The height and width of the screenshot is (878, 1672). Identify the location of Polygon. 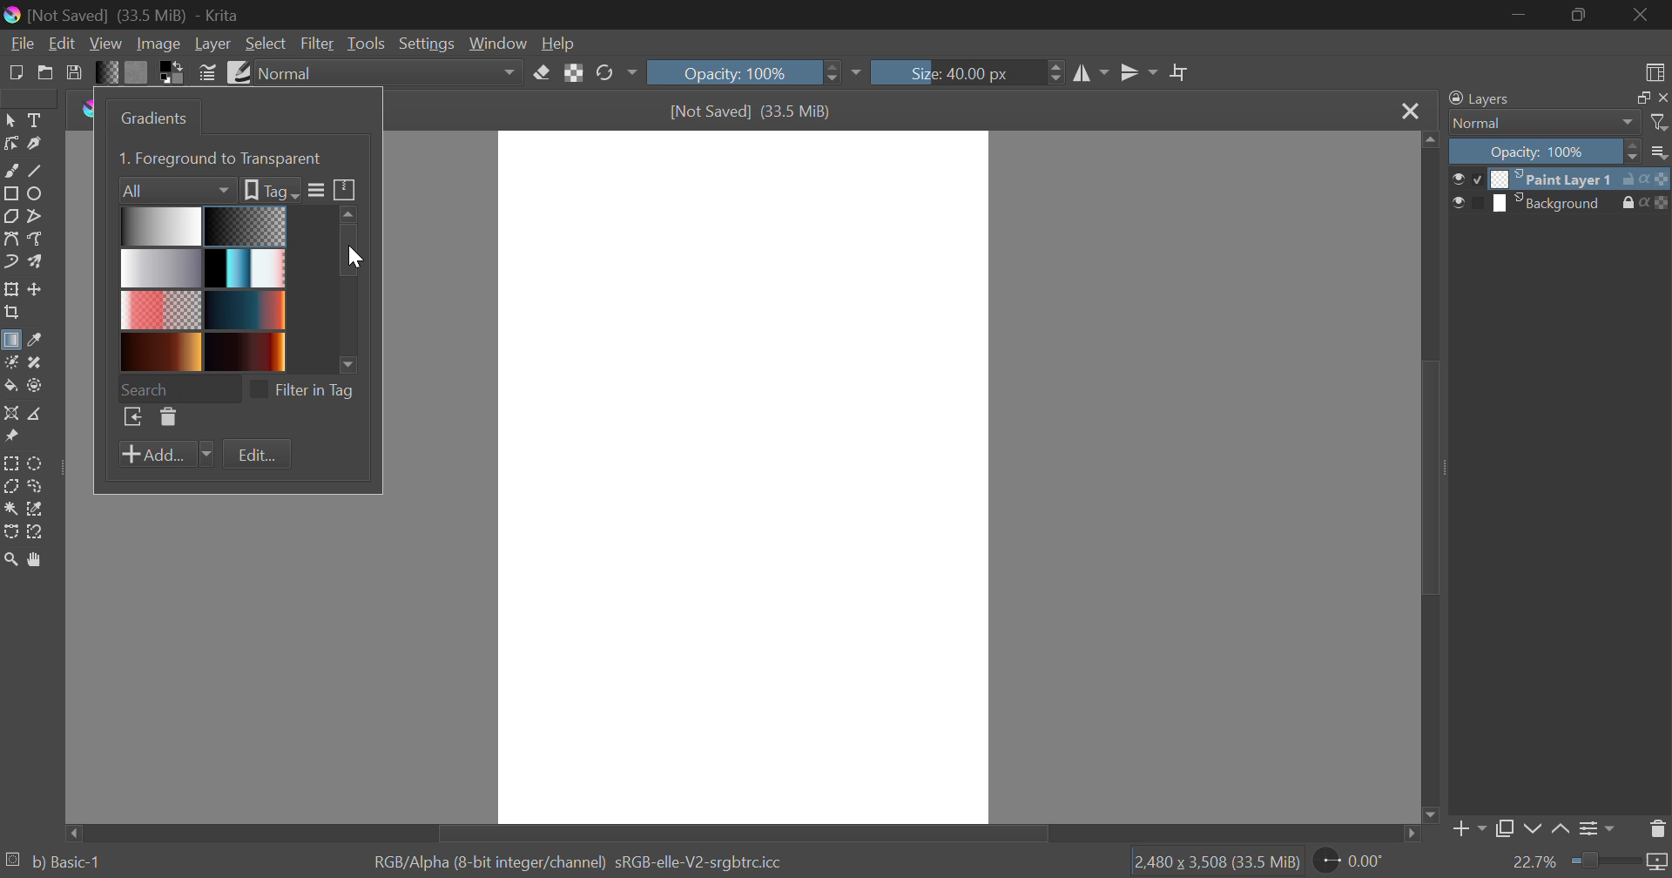
(10, 215).